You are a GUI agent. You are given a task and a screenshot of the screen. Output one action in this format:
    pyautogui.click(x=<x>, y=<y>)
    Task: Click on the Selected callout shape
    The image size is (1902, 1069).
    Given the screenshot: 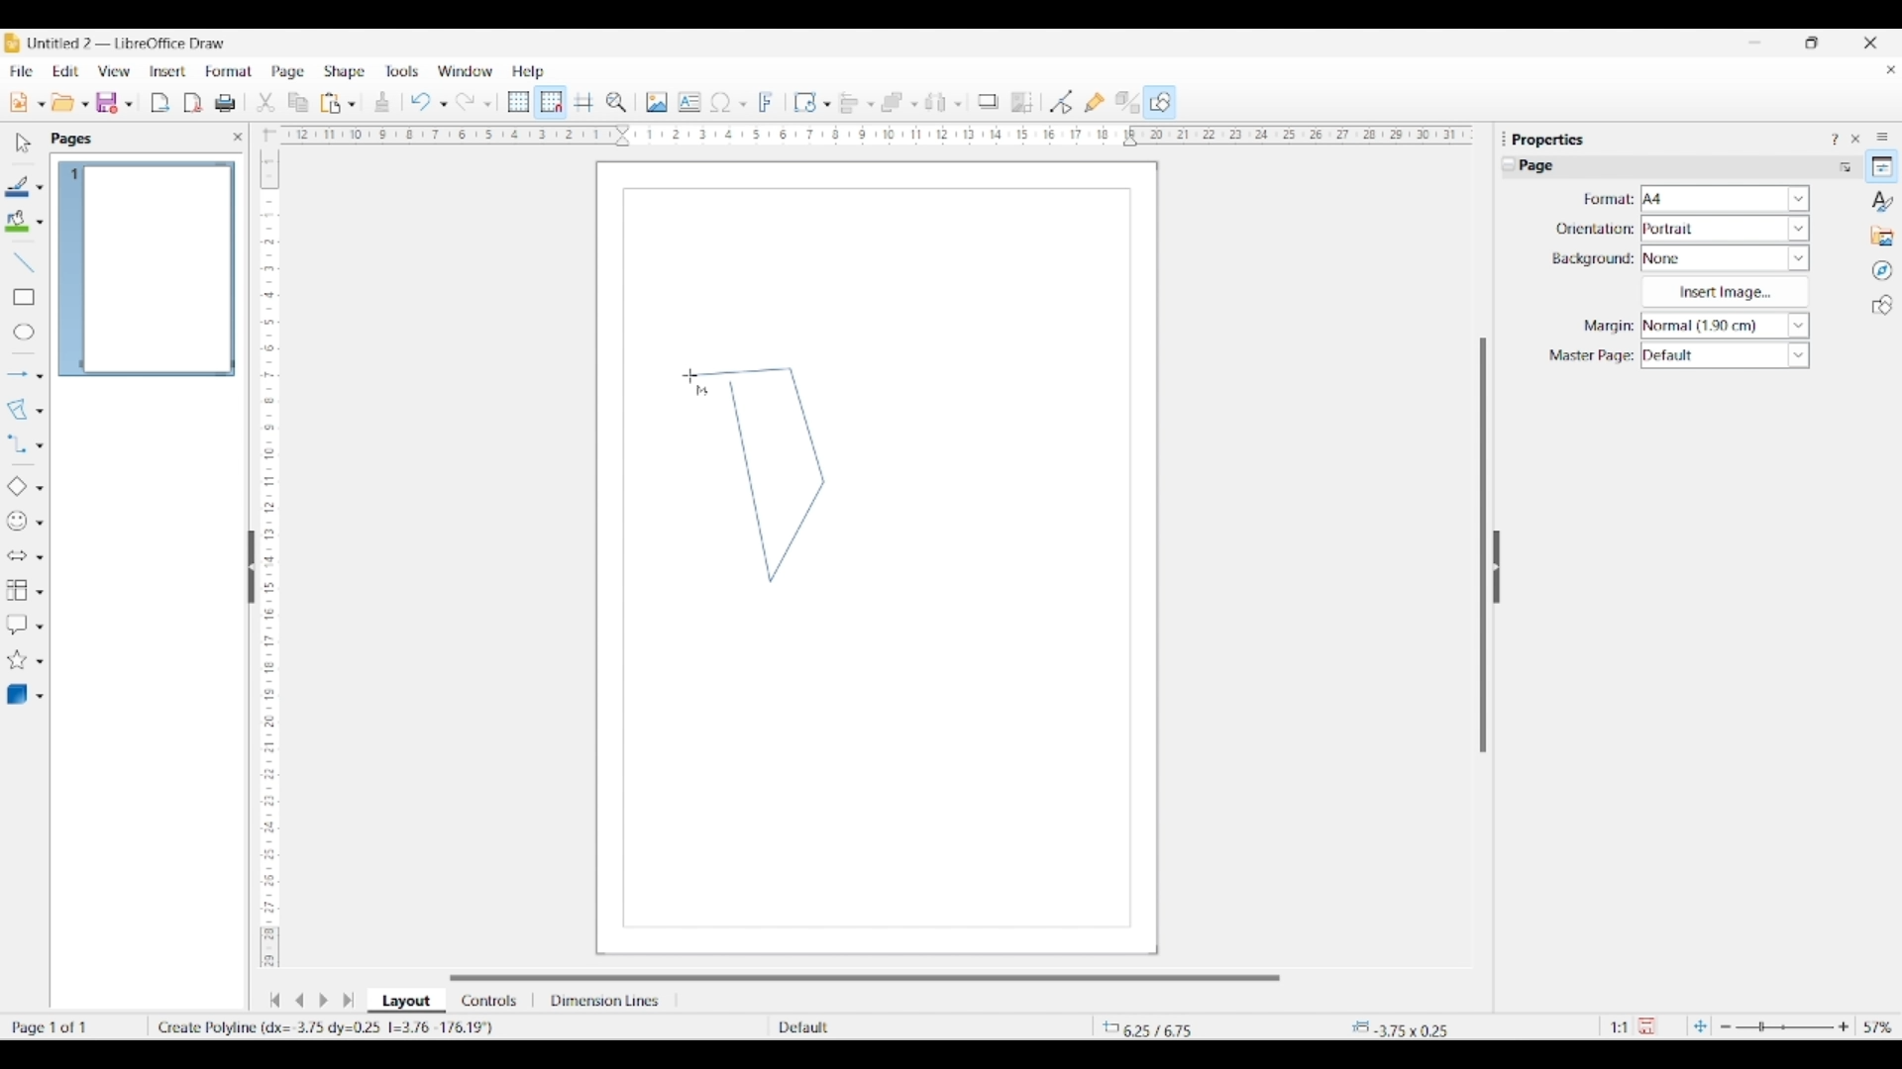 What is the action you would take?
    pyautogui.click(x=17, y=625)
    